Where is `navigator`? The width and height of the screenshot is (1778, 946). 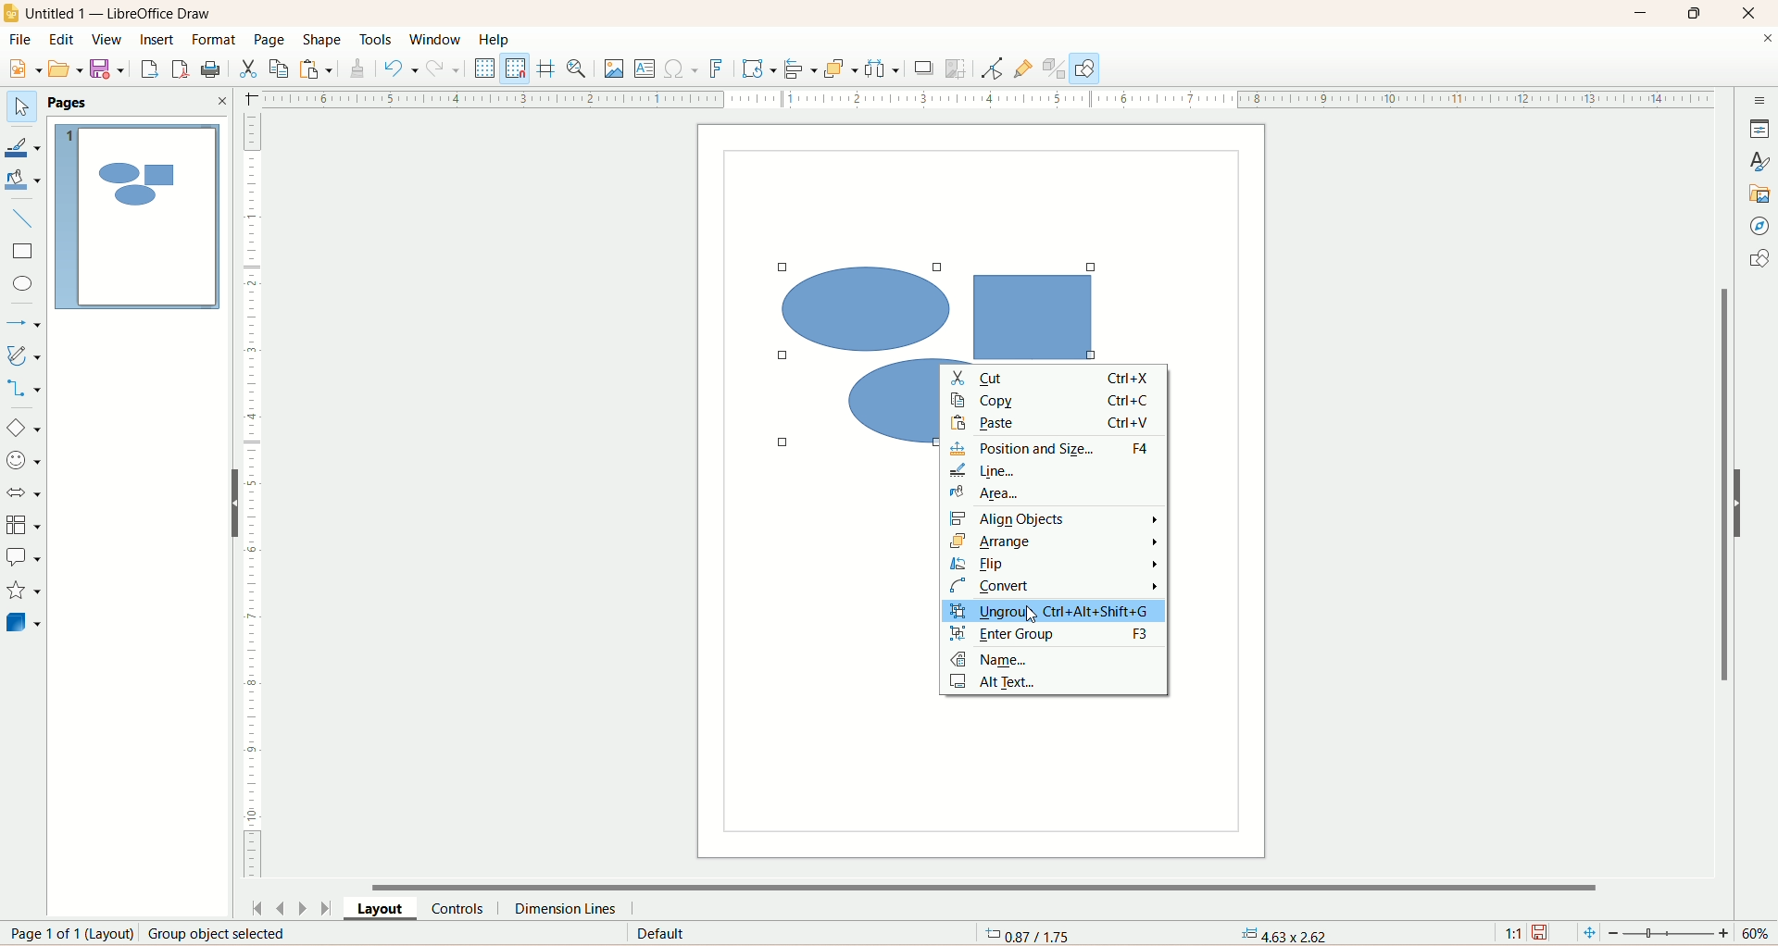 navigator is located at coordinates (1760, 227).